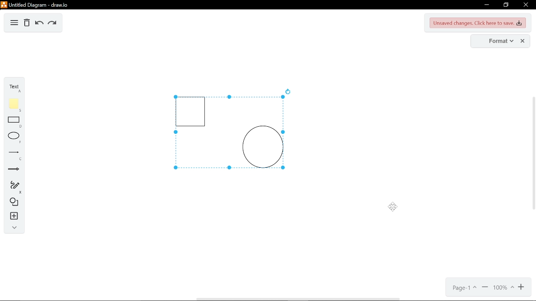 This screenshot has height=301, width=536. I want to click on horizontal scrollbar, so click(297, 299).